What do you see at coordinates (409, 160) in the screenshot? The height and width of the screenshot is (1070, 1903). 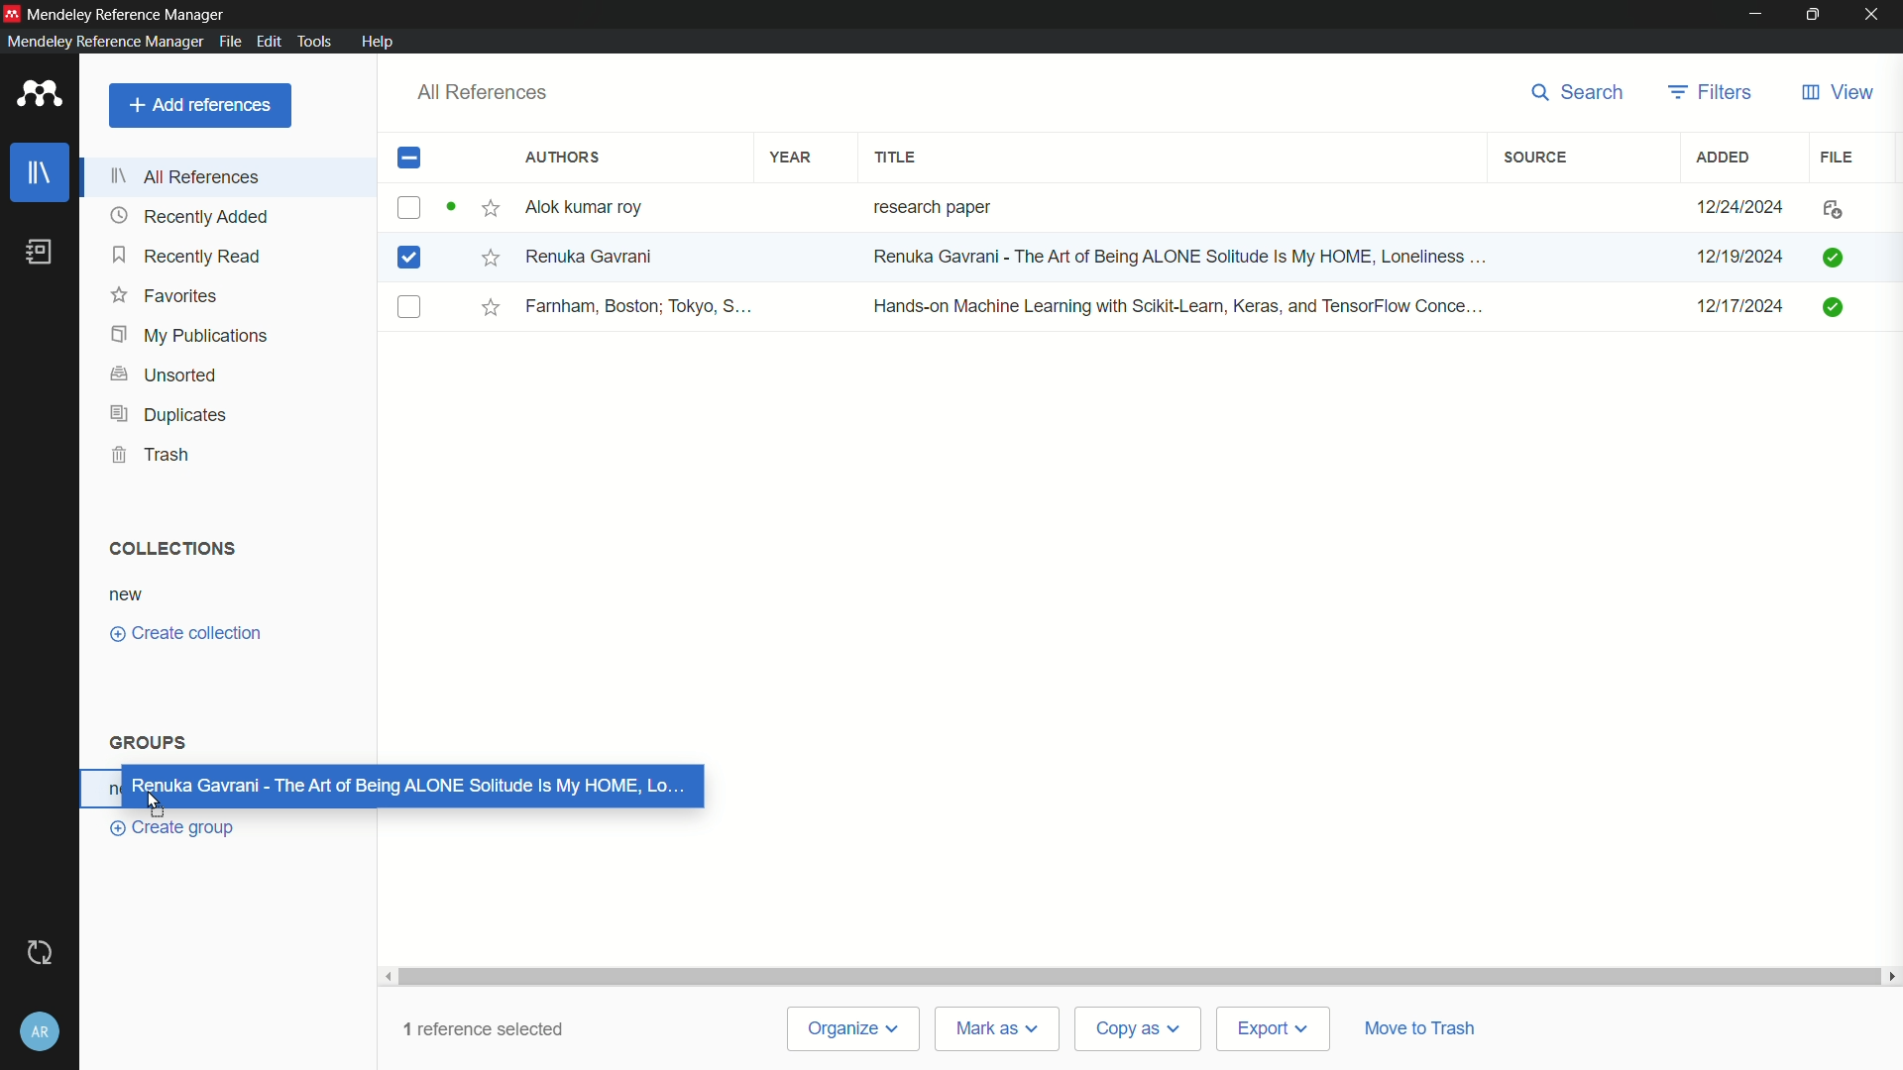 I see `check box` at bounding box center [409, 160].